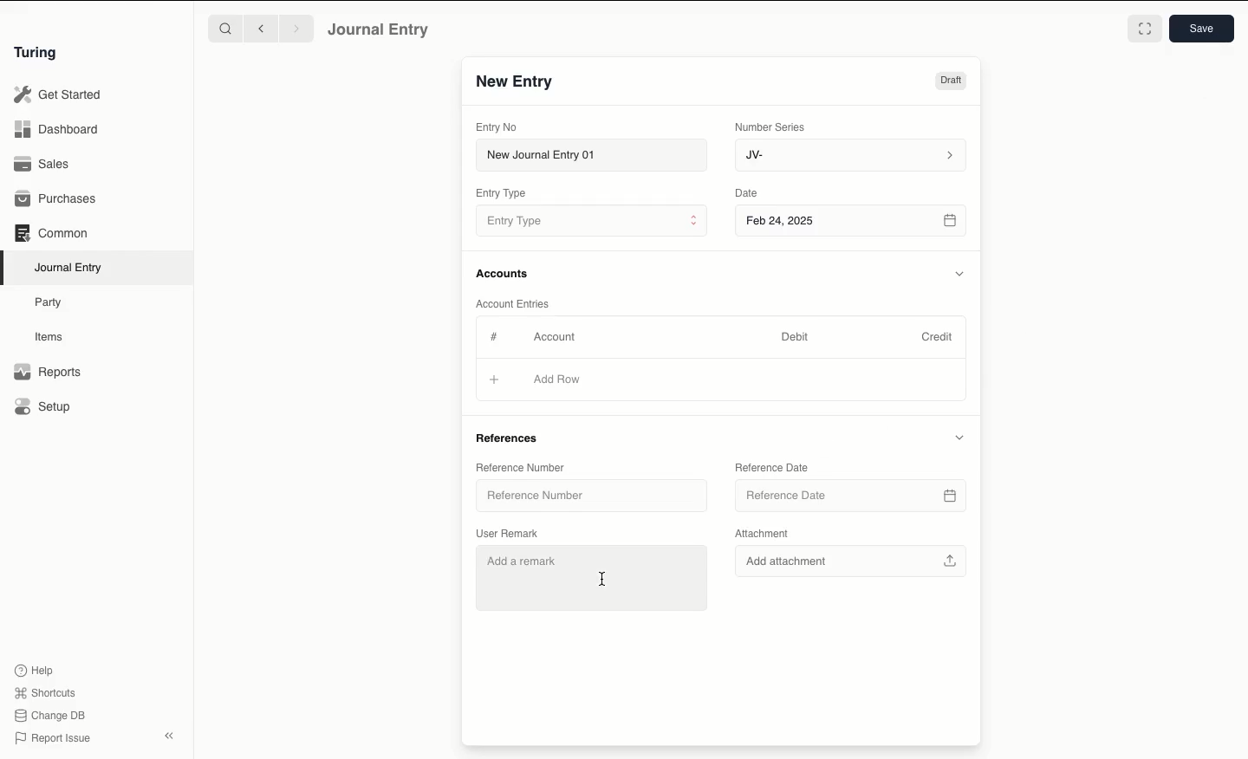  Describe the element at coordinates (556, 337) in the screenshot. I see `Account` at that location.